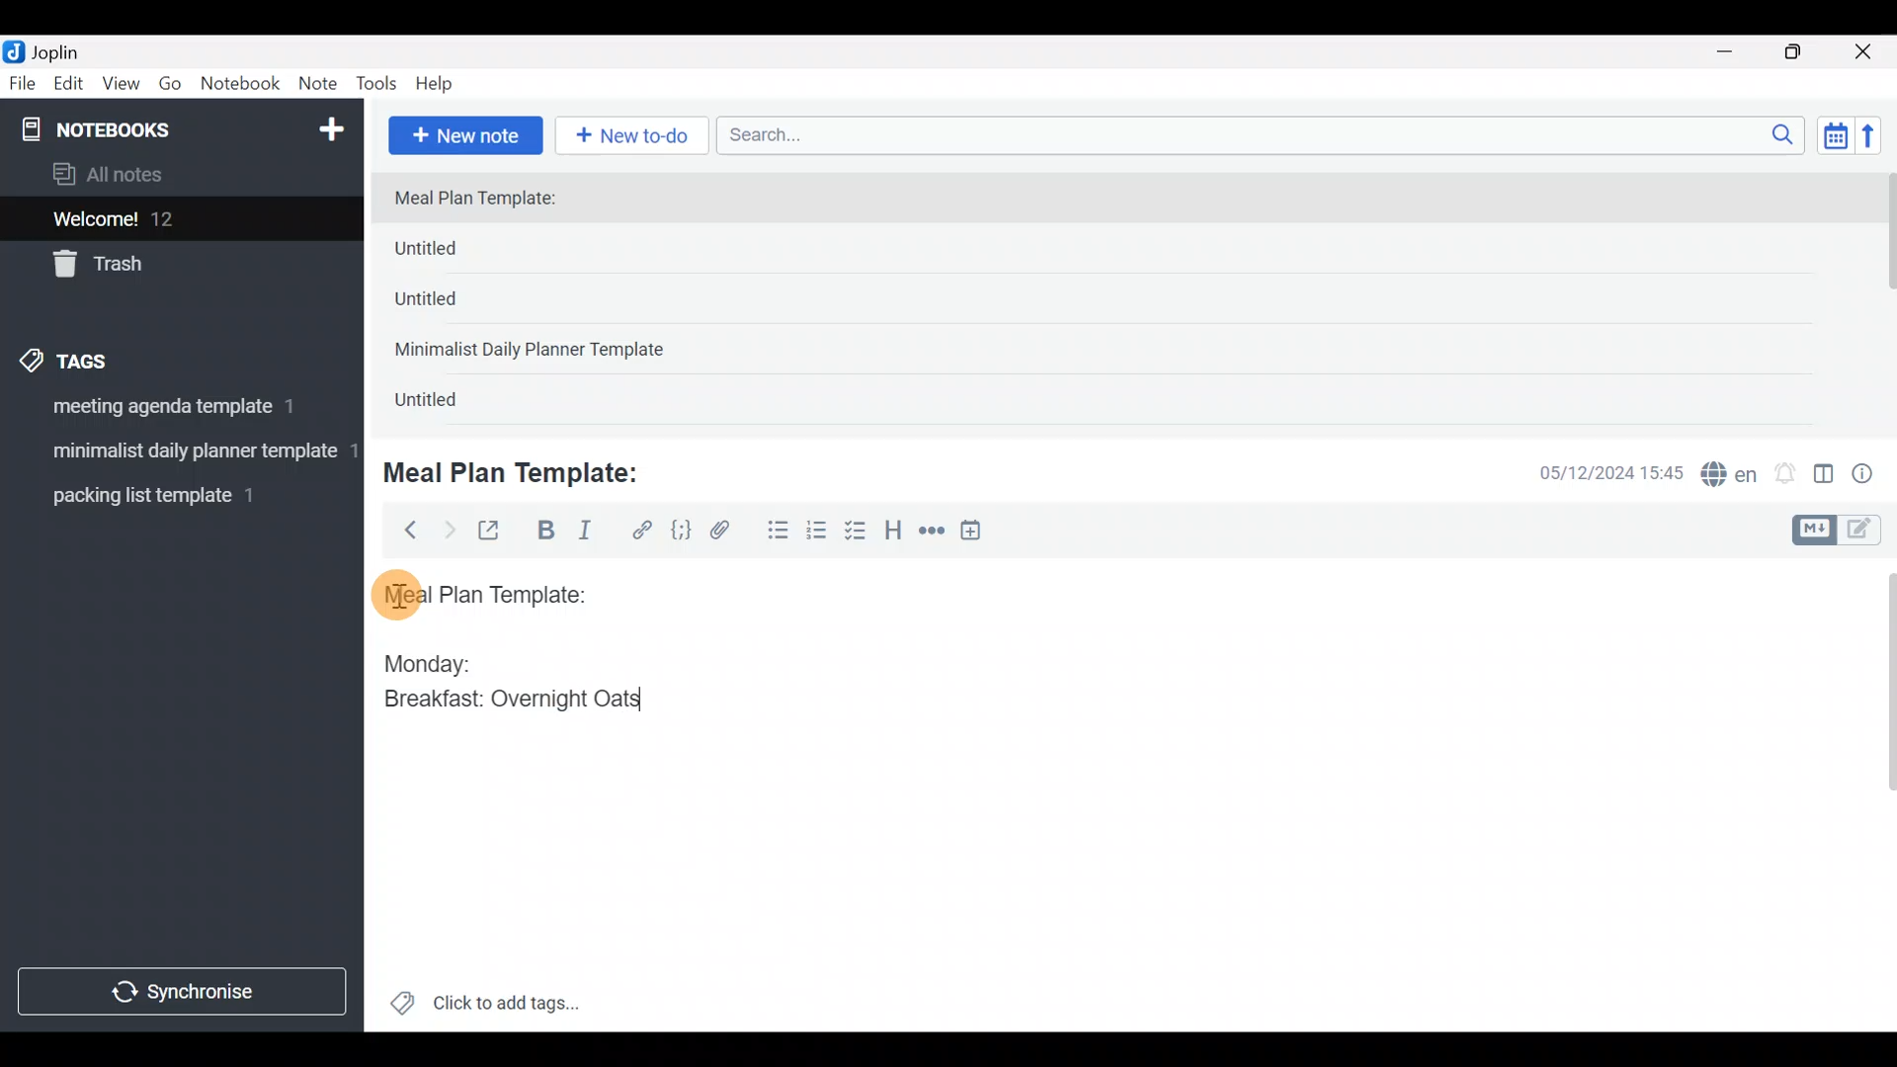 The width and height of the screenshot is (1897, 1067). I want to click on Welcome!, so click(179, 220).